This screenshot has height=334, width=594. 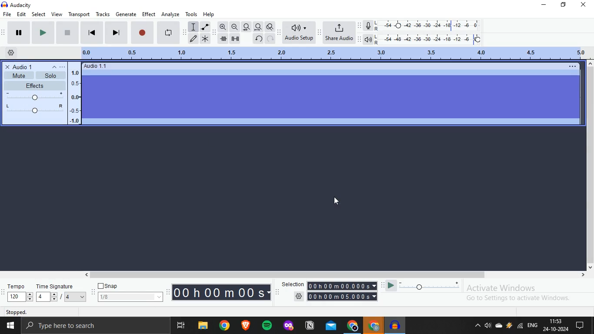 I want to click on Tempo, so click(x=17, y=293).